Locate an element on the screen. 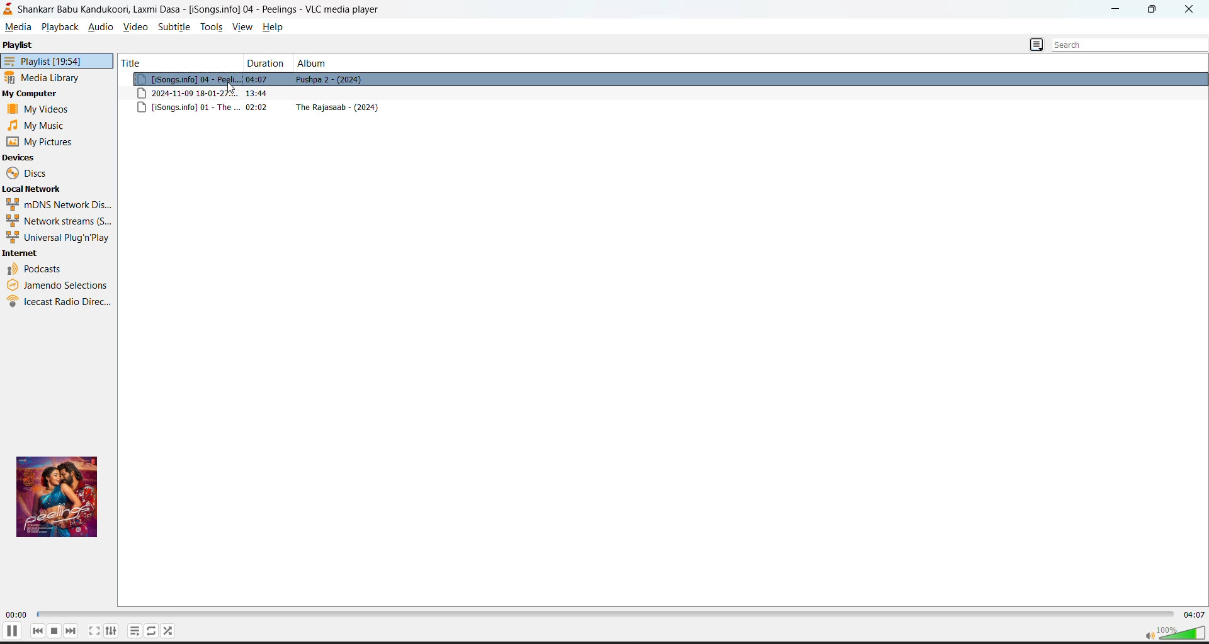 Image resolution: width=1209 pixels, height=644 pixels. view is located at coordinates (246, 28).